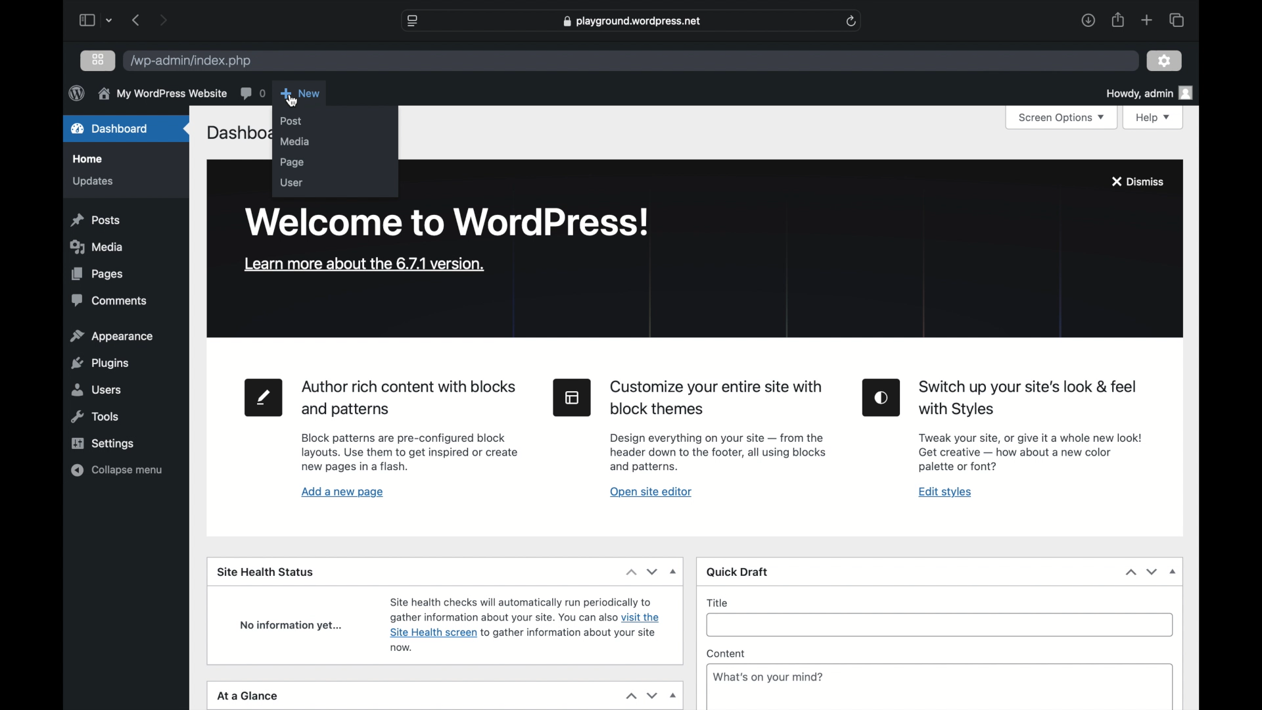  I want to click on dropdown, so click(674, 695).